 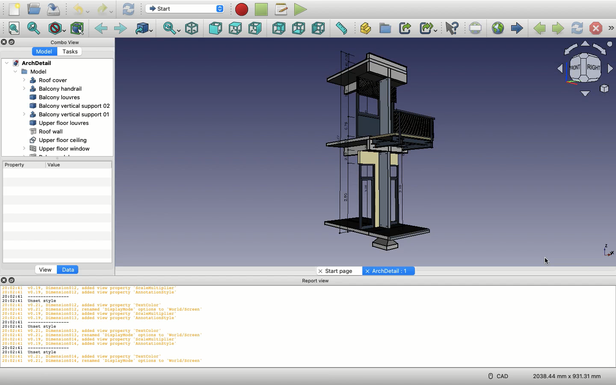 What do you see at coordinates (47, 131) in the screenshot?
I see `Roof wall` at bounding box center [47, 131].